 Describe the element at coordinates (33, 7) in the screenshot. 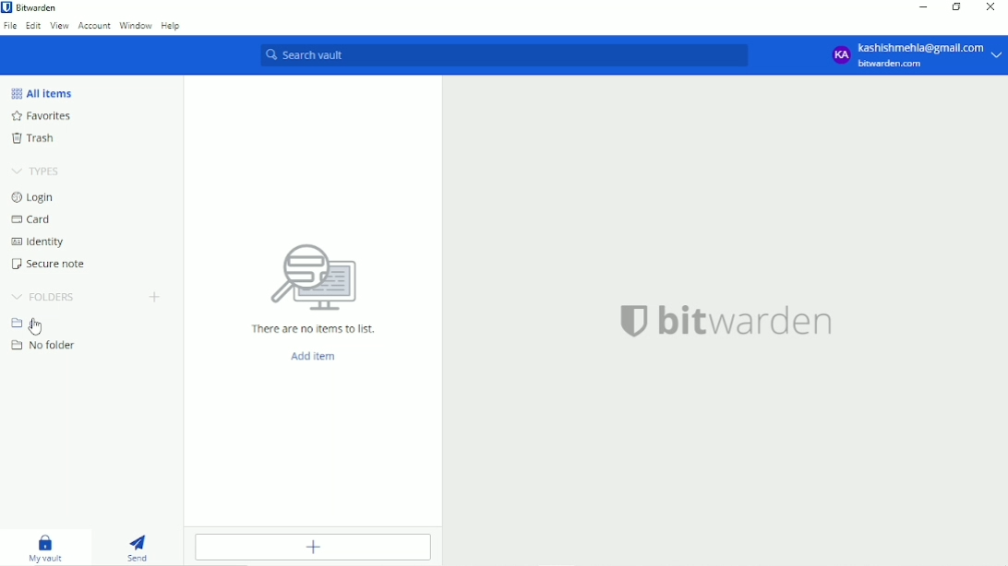

I see `Bitwarden` at that location.